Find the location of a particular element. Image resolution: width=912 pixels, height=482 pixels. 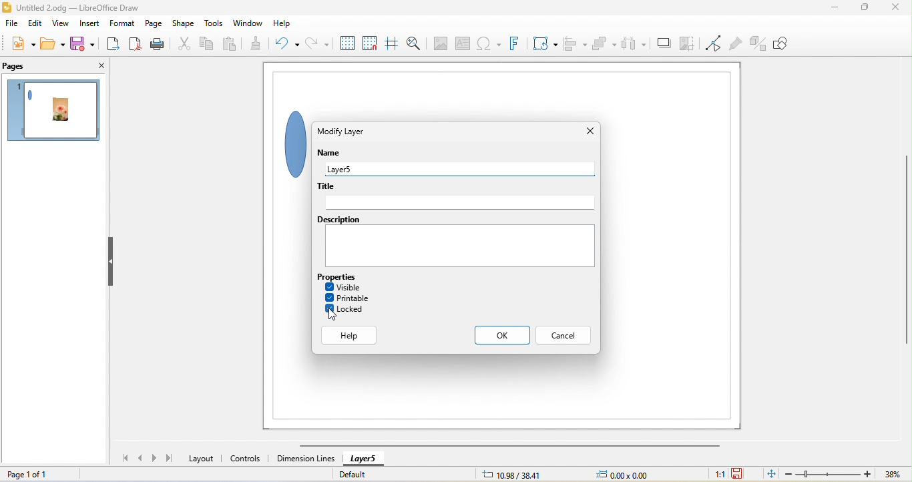

show draw function  is located at coordinates (783, 42).